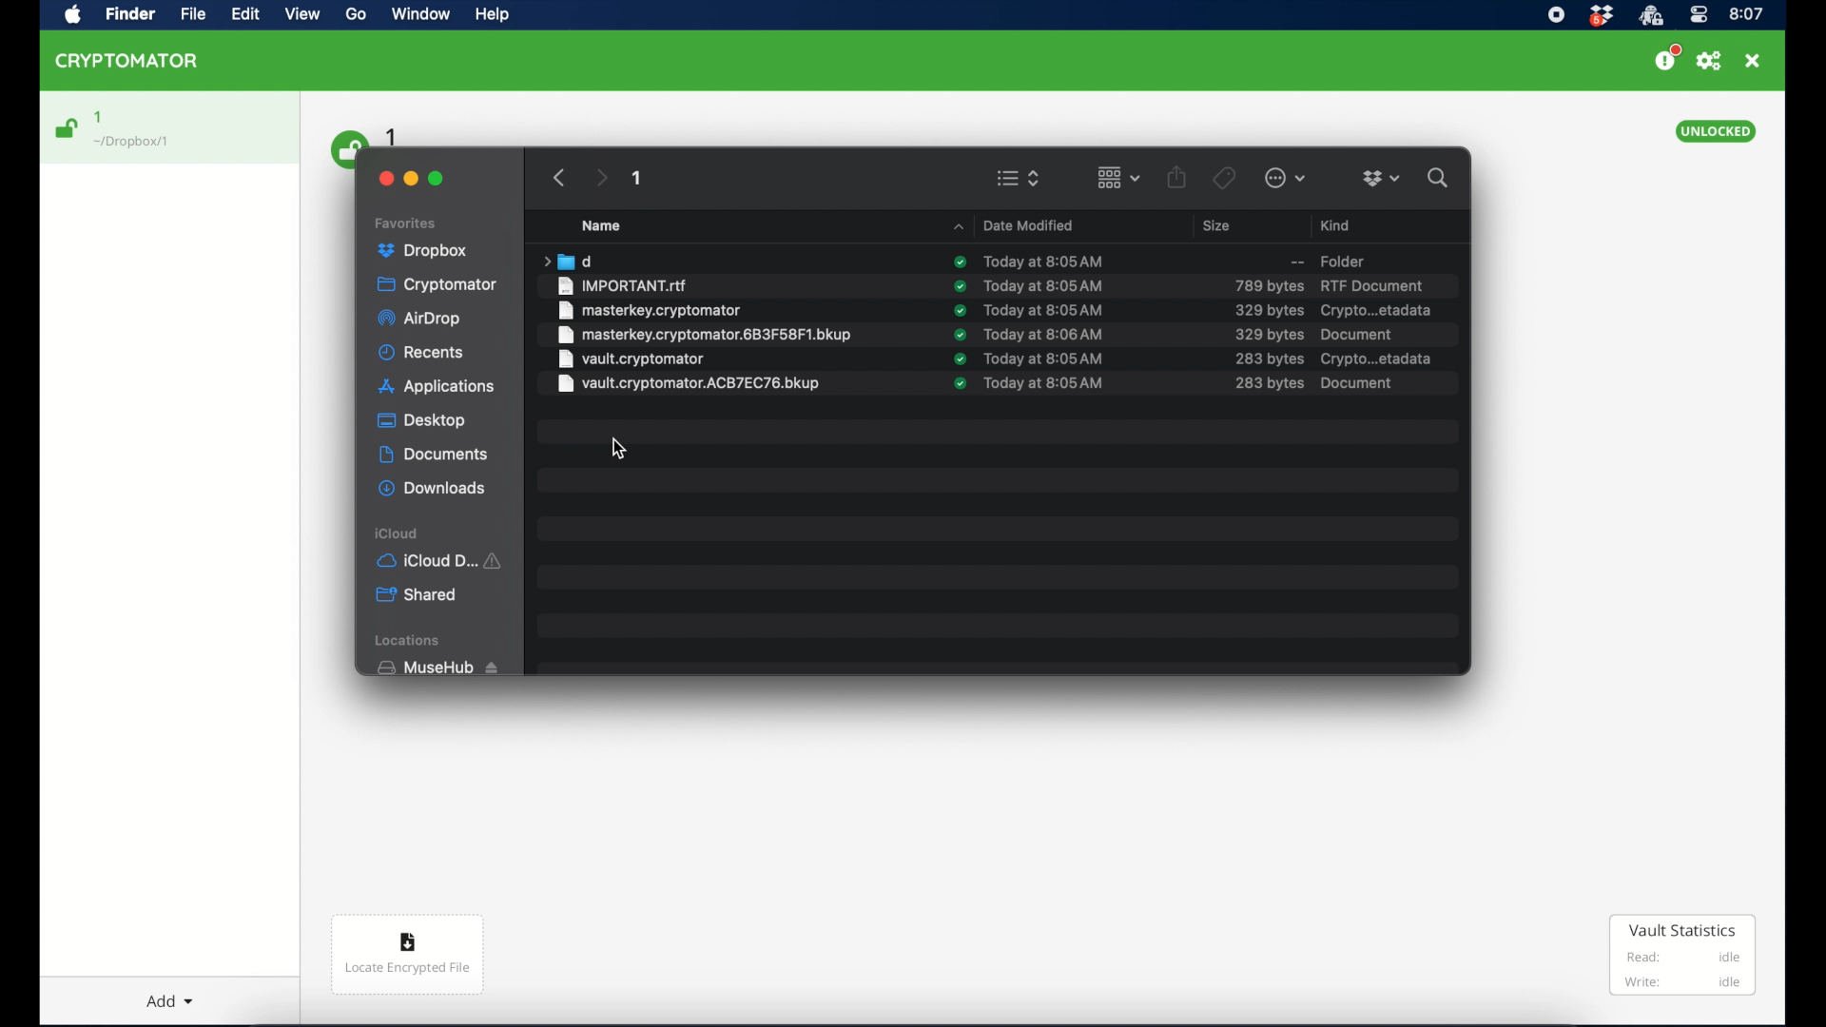  What do you see at coordinates (1317, 260) in the screenshot?
I see `Folder` at bounding box center [1317, 260].